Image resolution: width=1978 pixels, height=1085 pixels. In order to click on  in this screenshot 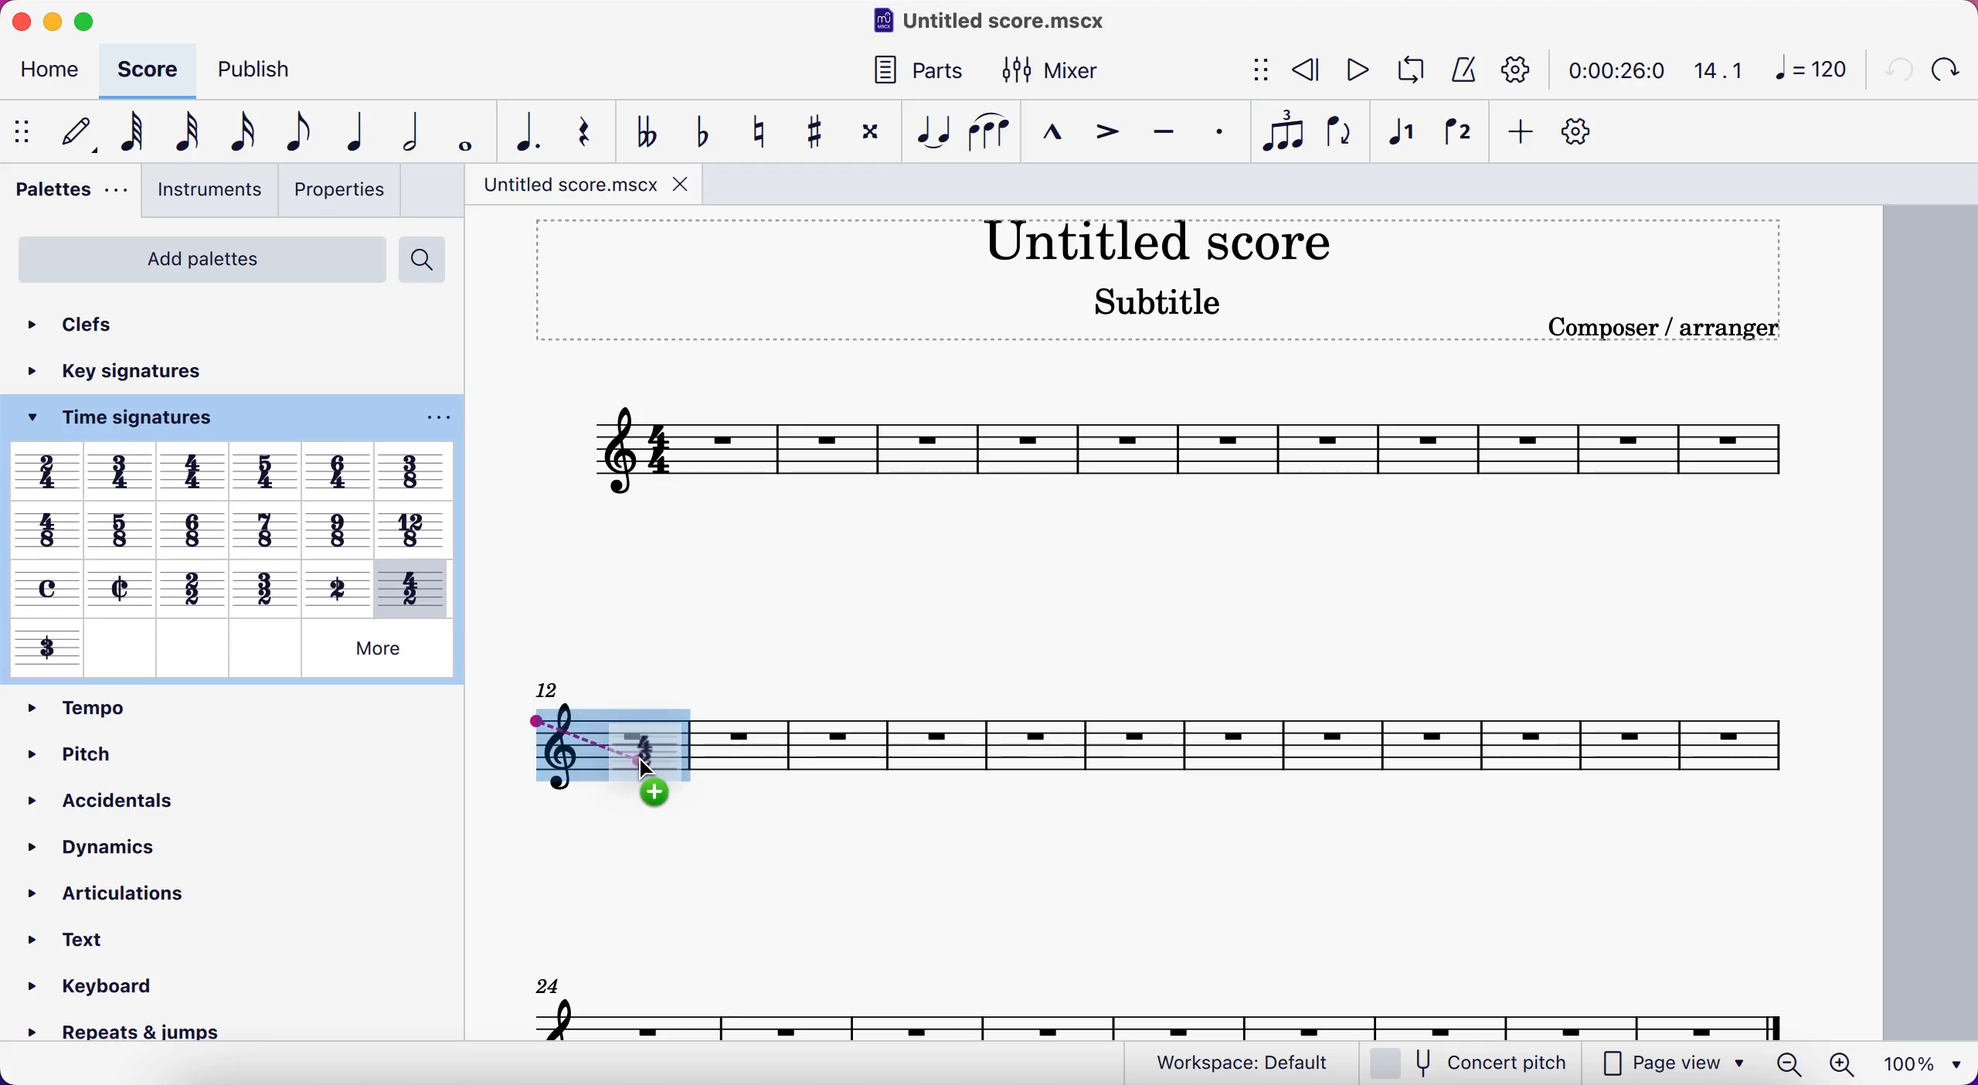, I will do `click(267, 471)`.